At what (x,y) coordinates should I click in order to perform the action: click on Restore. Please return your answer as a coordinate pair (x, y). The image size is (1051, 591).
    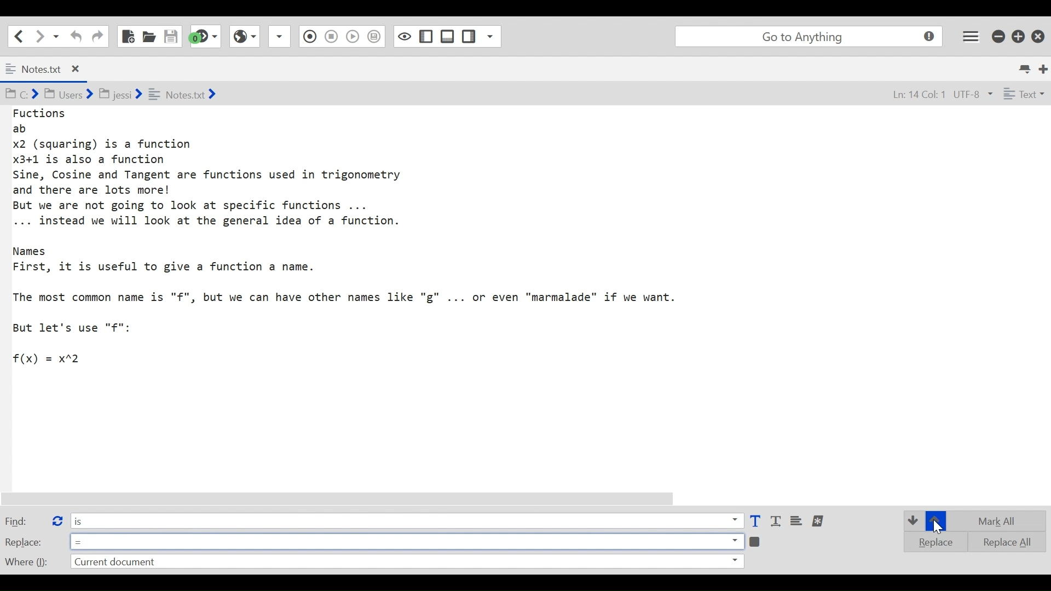
    Looking at the image, I should click on (1019, 36).